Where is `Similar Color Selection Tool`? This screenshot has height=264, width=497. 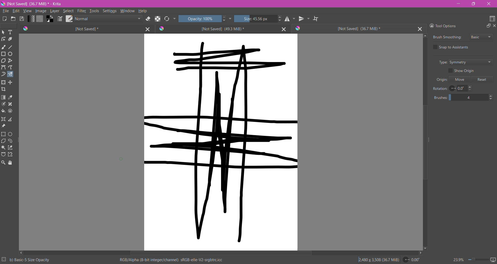
Similar Color Selection Tool is located at coordinates (10, 148).